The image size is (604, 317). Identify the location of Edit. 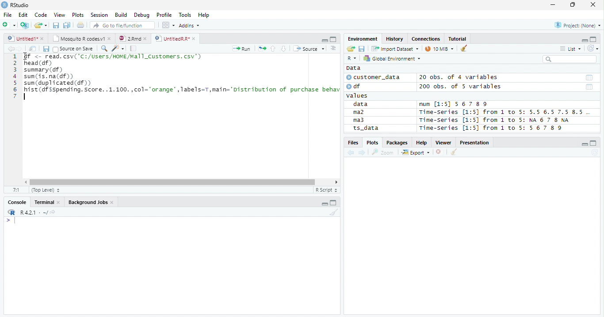
(23, 14).